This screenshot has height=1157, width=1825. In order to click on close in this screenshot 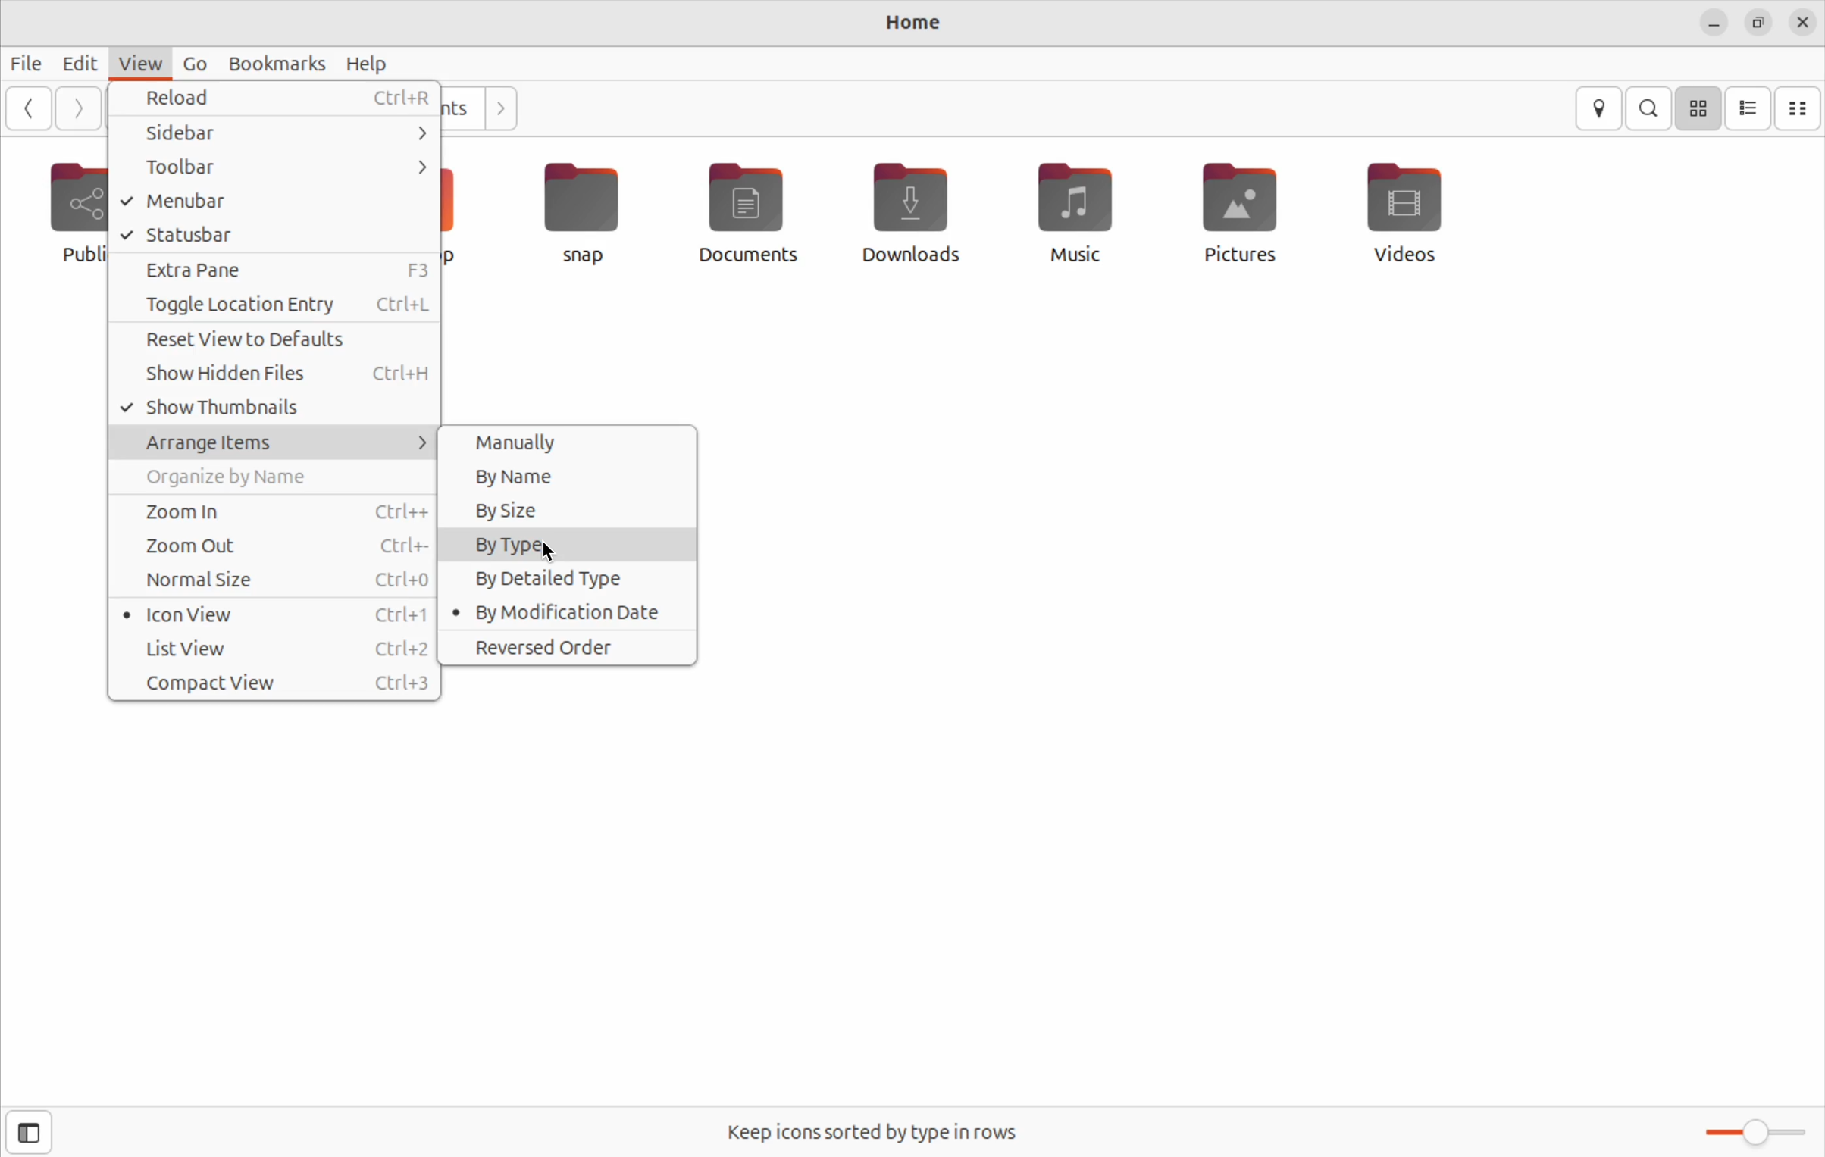, I will do `click(1805, 20)`.